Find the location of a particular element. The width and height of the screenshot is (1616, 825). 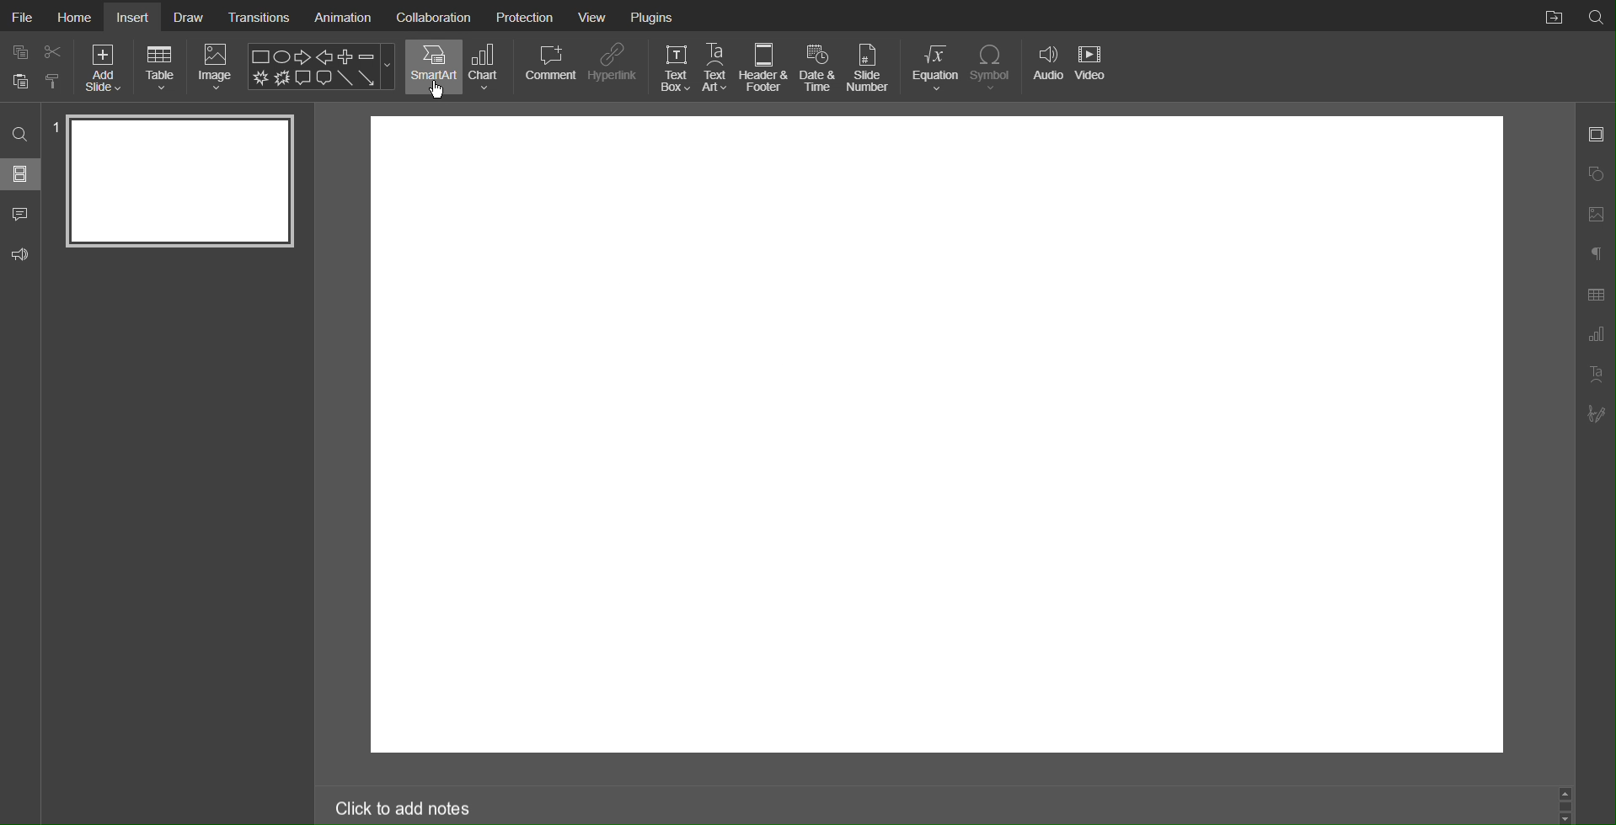

Text Art is located at coordinates (1594, 374).